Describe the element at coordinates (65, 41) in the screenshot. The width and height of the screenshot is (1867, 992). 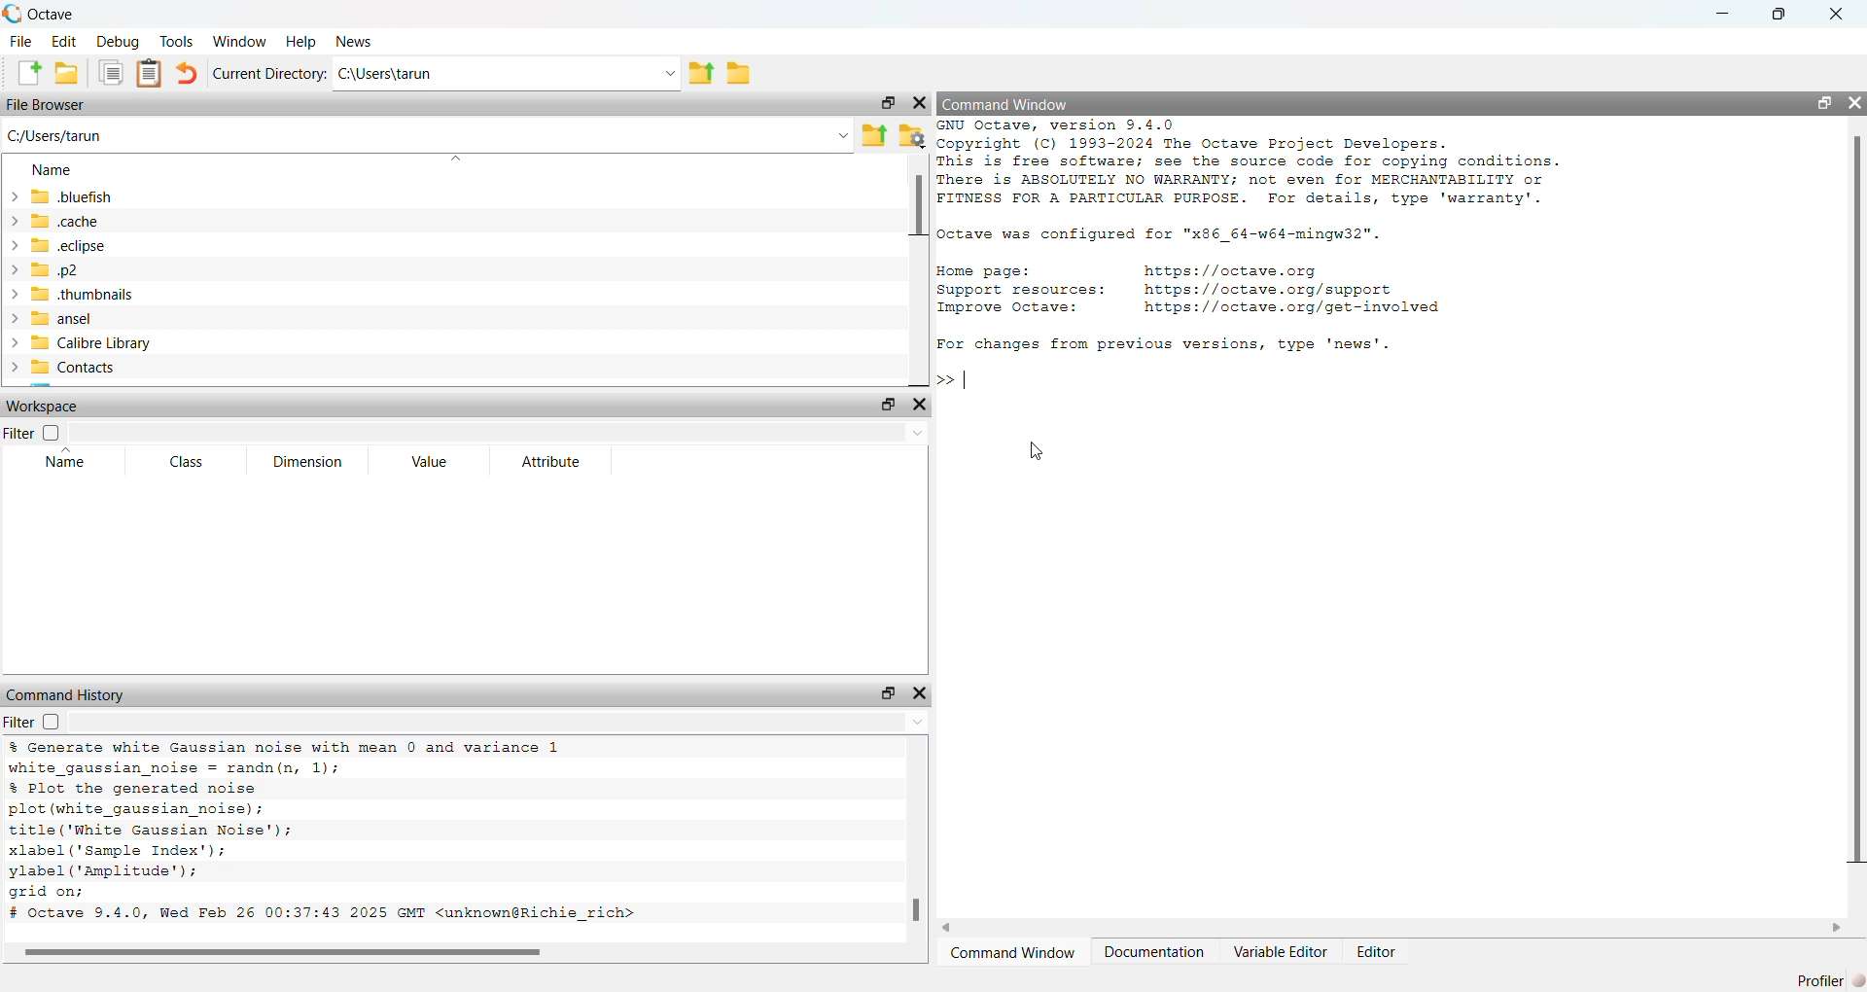
I see `edit` at that location.